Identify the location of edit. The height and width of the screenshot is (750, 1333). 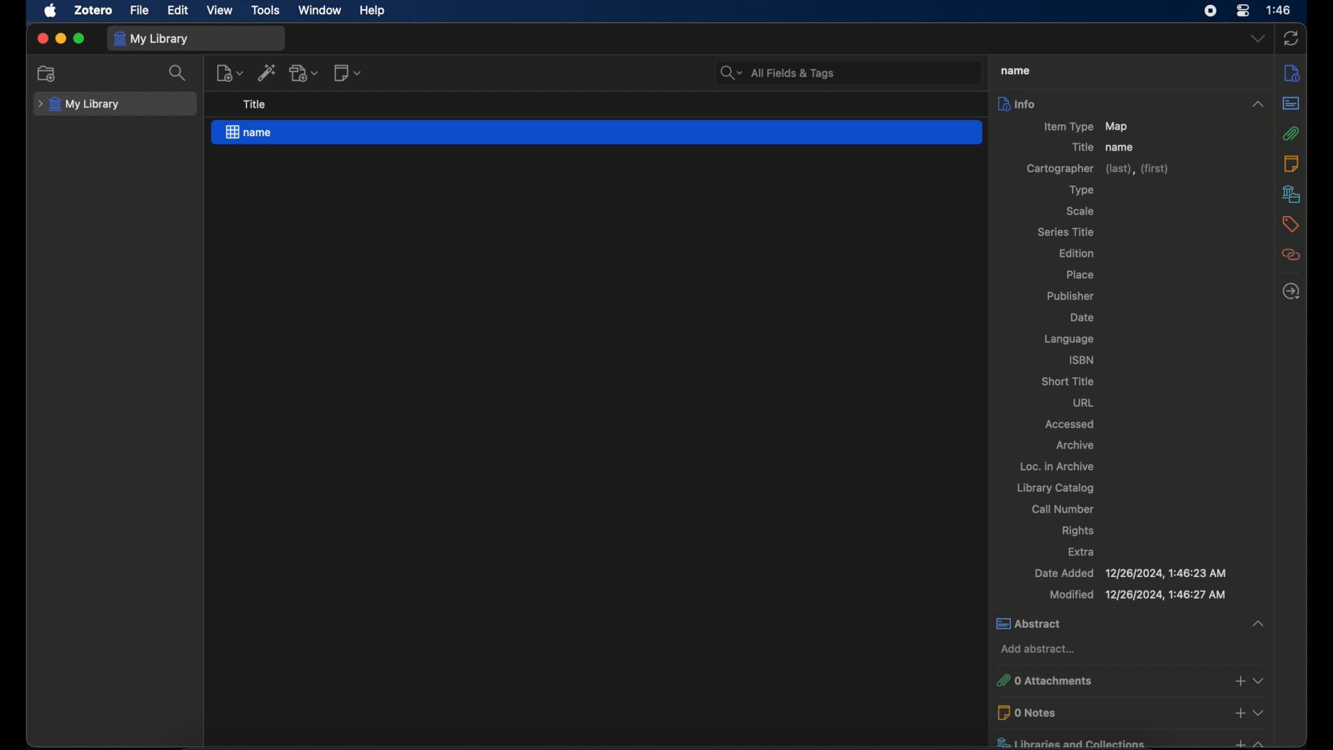
(176, 10).